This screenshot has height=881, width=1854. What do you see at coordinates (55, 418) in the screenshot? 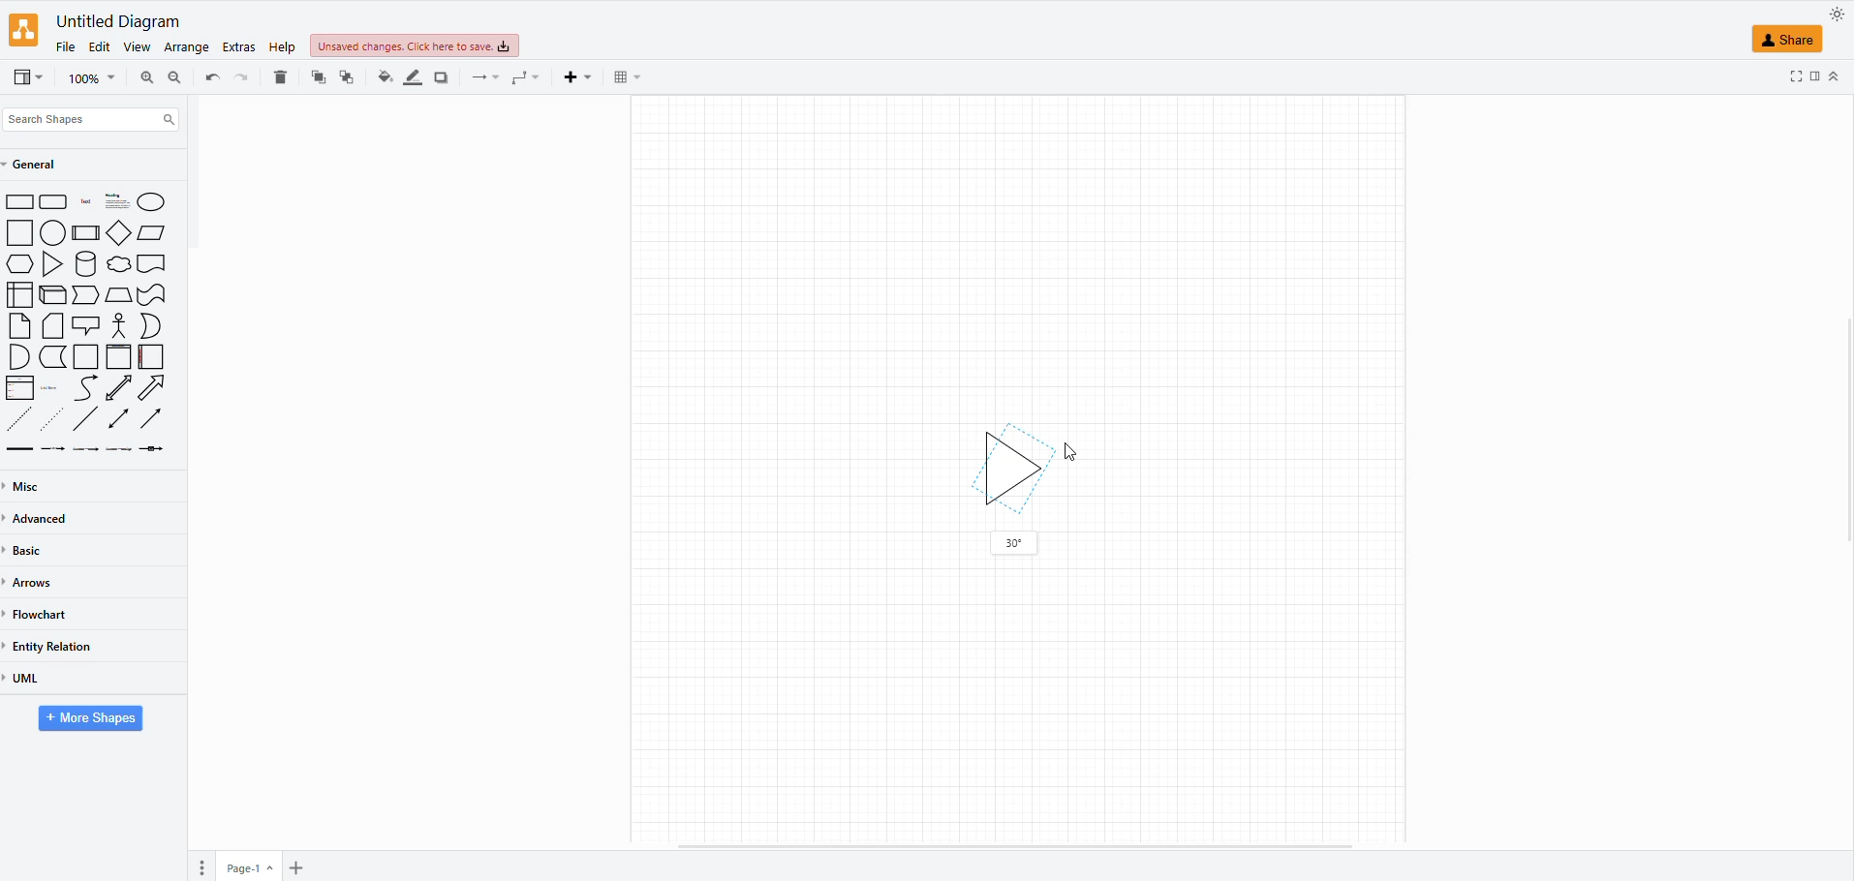
I see `Dotted Arrow` at bounding box center [55, 418].